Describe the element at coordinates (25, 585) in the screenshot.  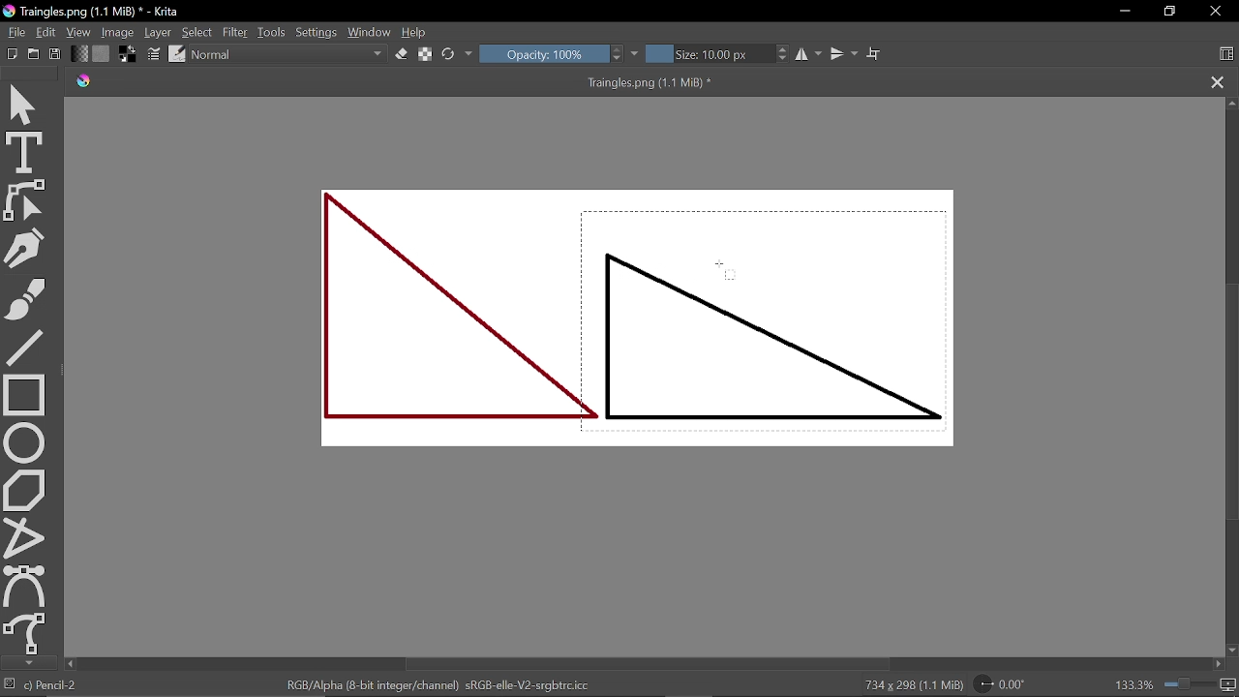
I see `Bezier curve tool` at that location.